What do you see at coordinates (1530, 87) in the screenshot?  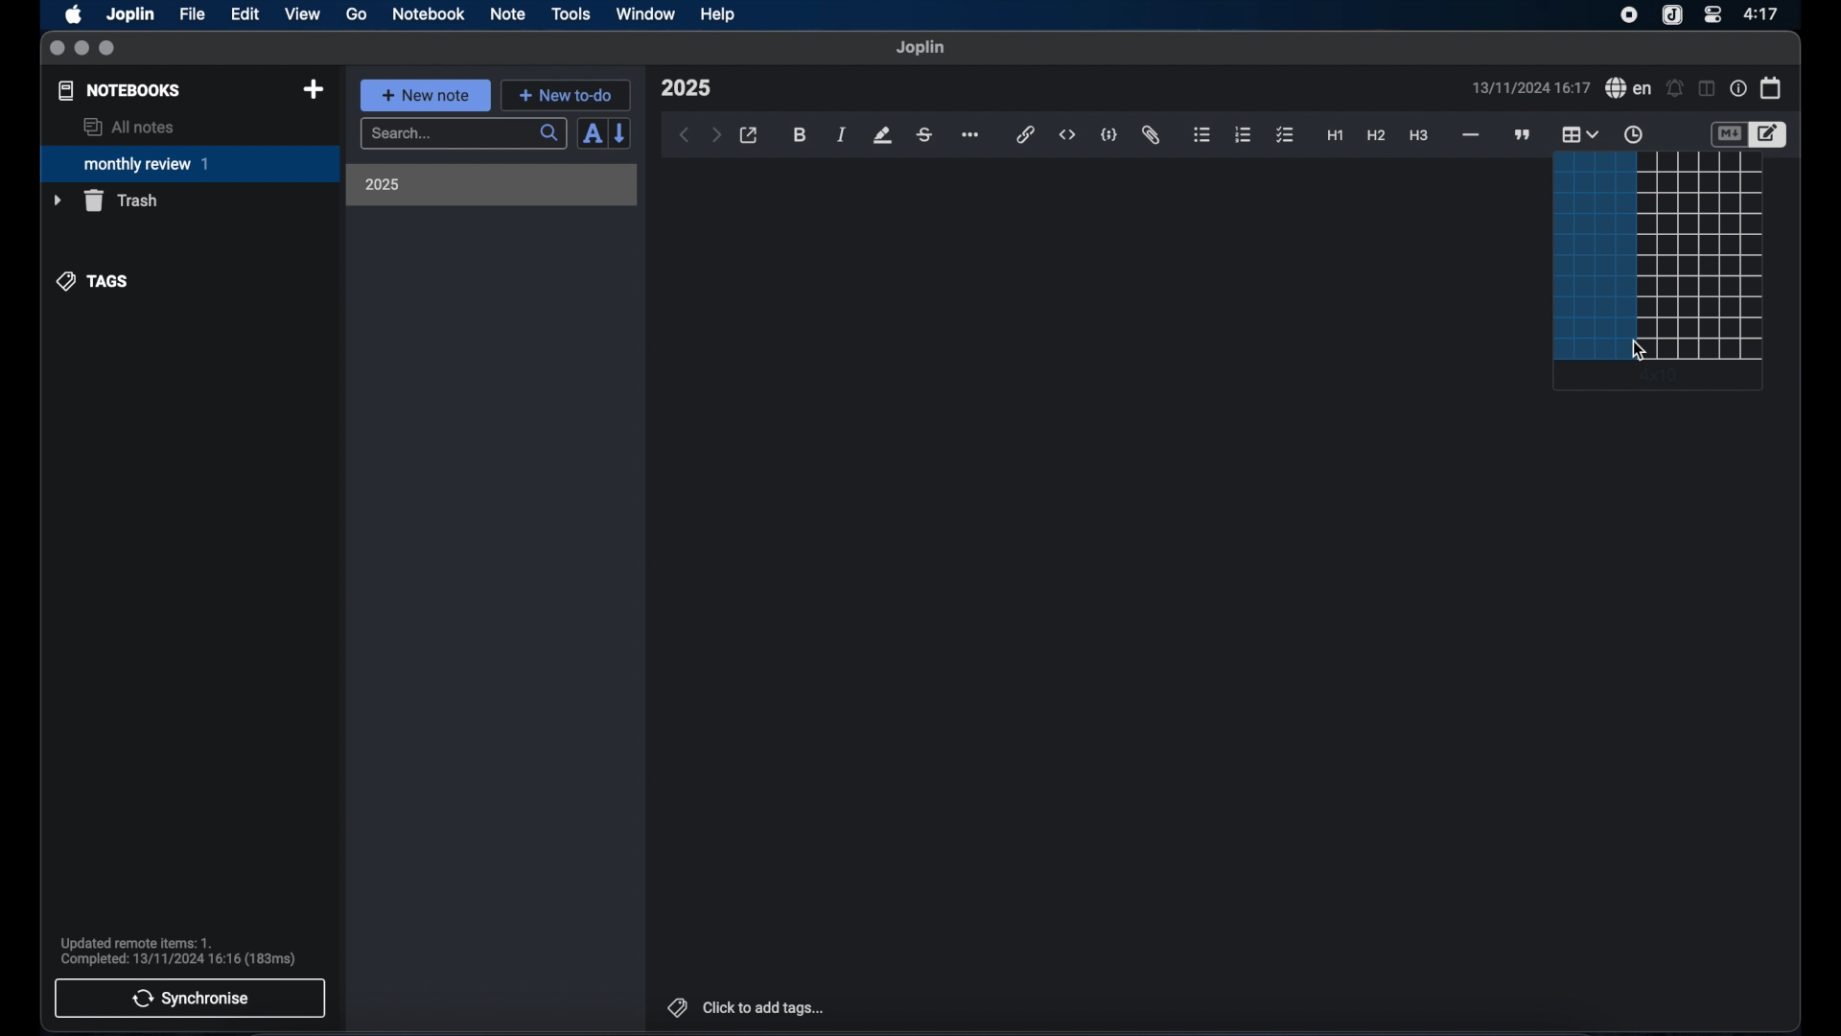 I see `date` at bounding box center [1530, 87].